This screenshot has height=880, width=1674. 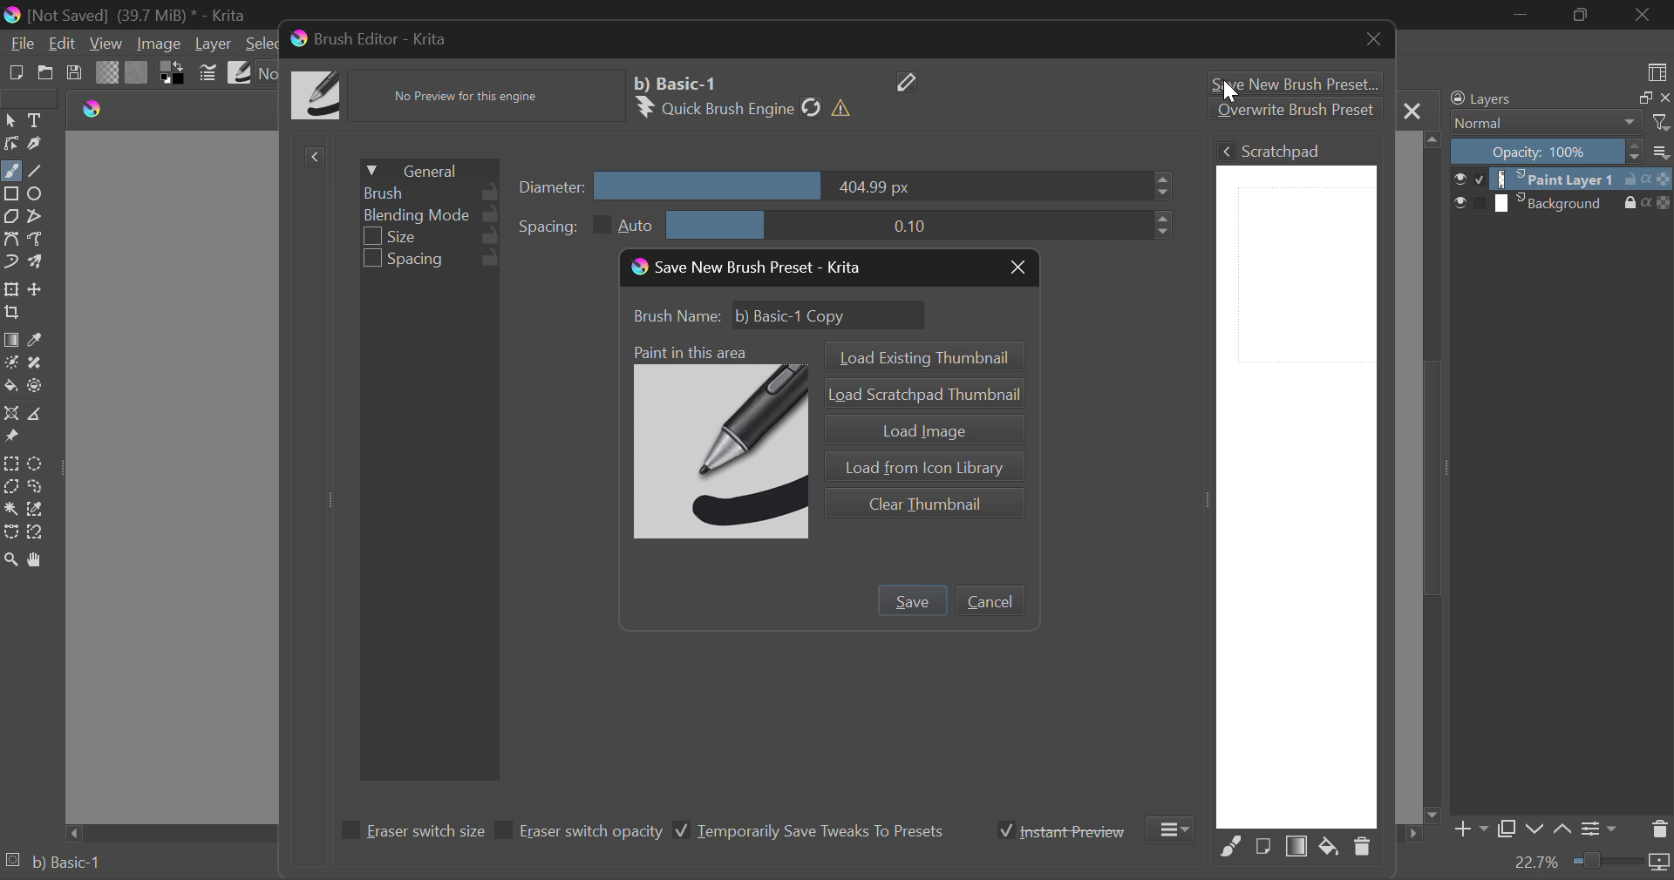 What do you see at coordinates (37, 362) in the screenshot?
I see `Smart Patch Tool` at bounding box center [37, 362].